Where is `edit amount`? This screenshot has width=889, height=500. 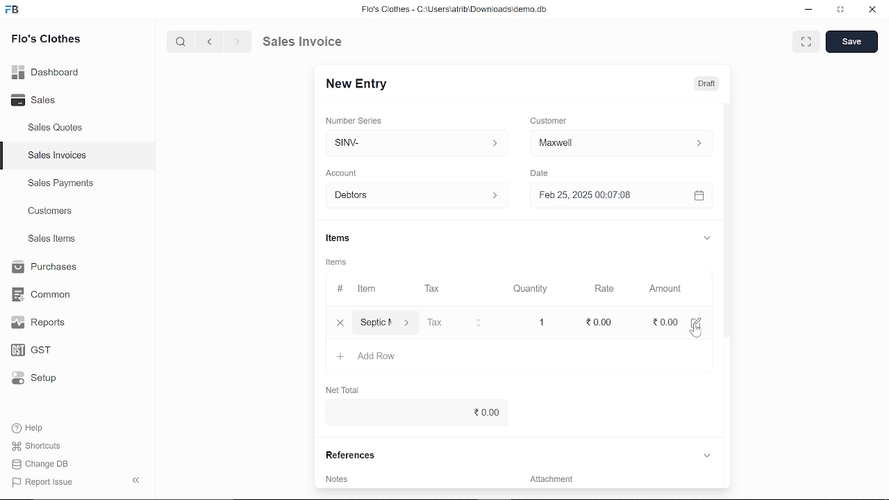 edit amount is located at coordinates (697, 322).